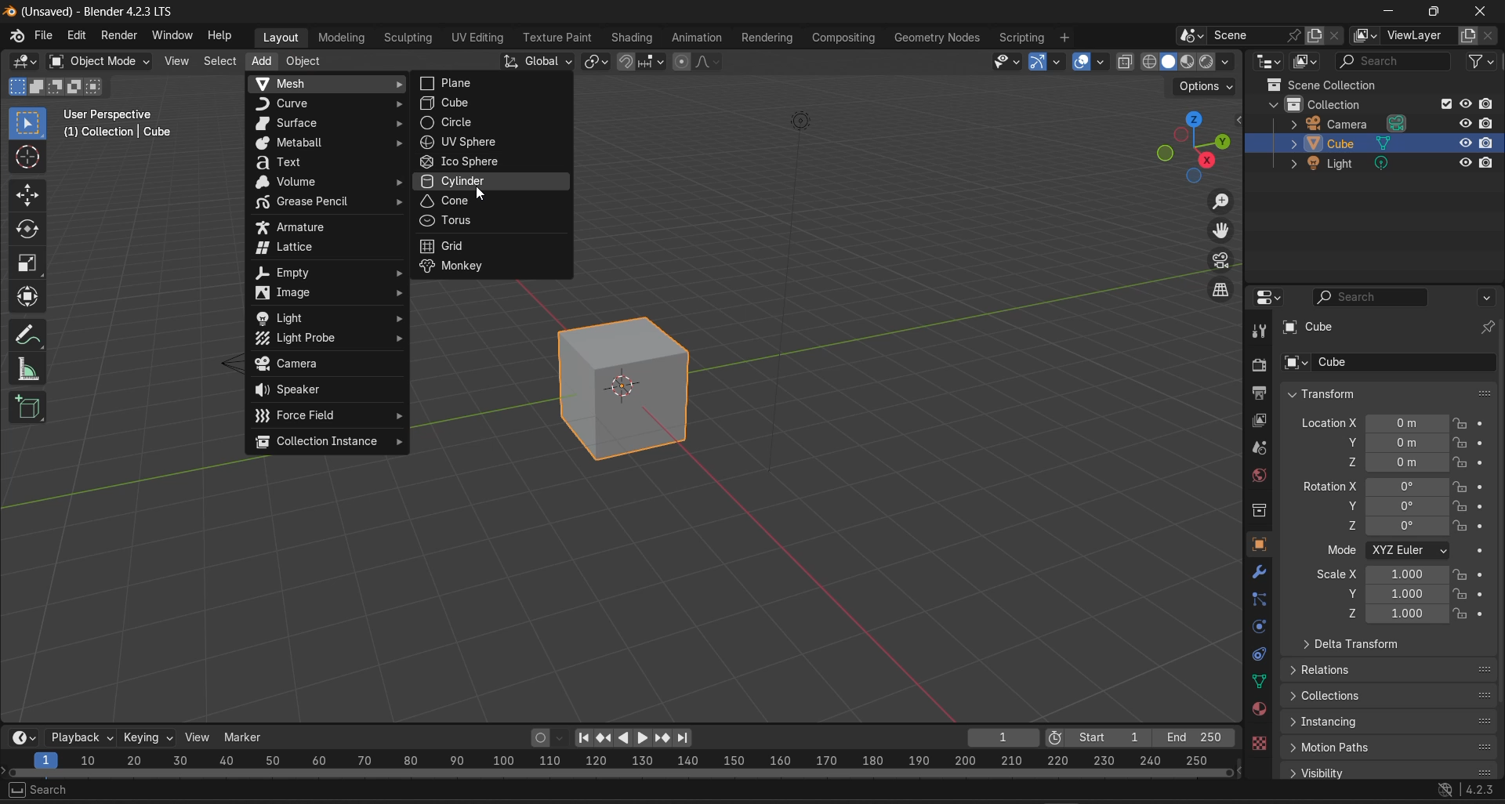  I want to click on animate property, so click(1482, 592).